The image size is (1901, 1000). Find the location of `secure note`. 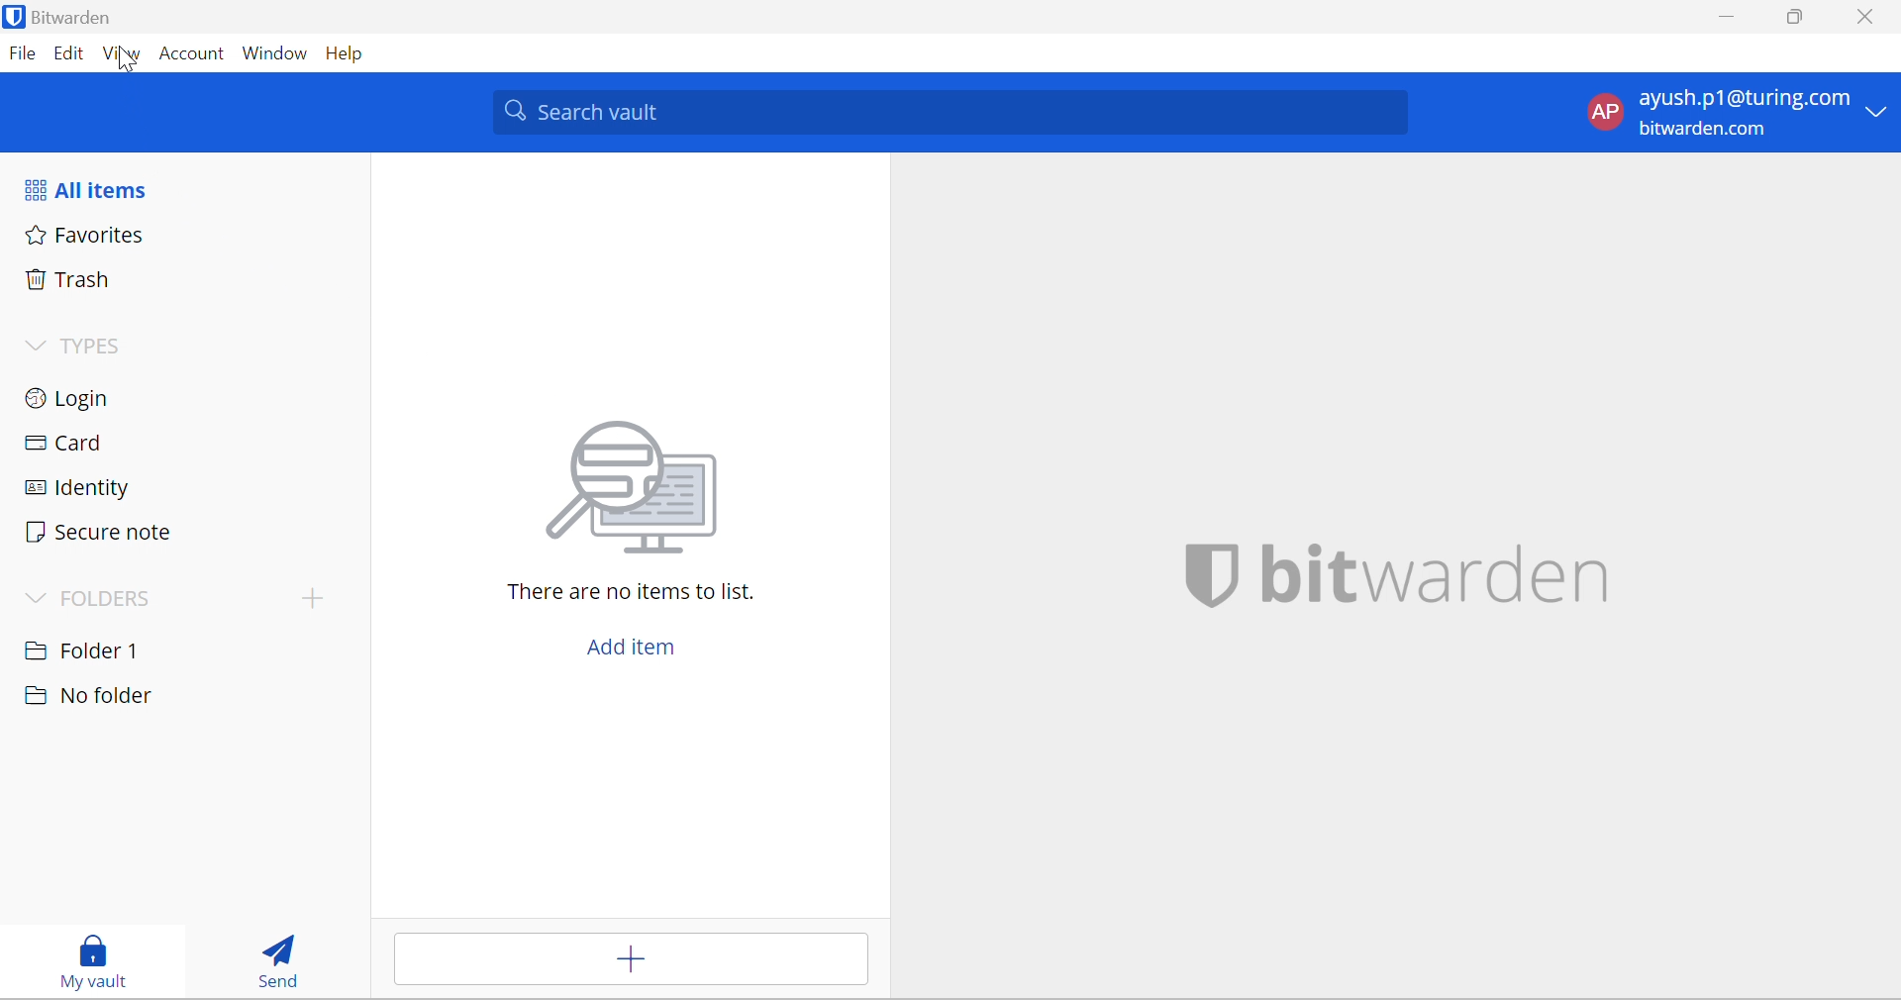

secure note is located at coordinates (100, 534).